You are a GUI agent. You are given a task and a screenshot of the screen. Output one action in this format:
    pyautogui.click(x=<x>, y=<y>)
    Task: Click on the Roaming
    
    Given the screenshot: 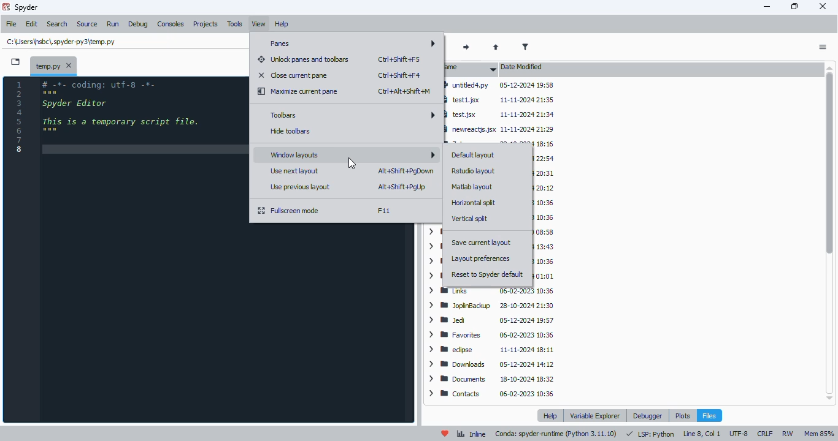 What is the action you would take?
    pyautogui.click(x=543, y=233)
    